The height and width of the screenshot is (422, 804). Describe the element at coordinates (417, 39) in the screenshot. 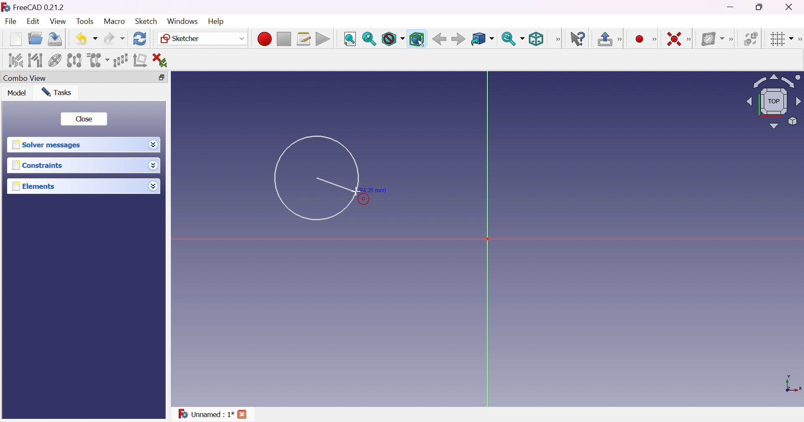

I see `Bounding box` at that location.